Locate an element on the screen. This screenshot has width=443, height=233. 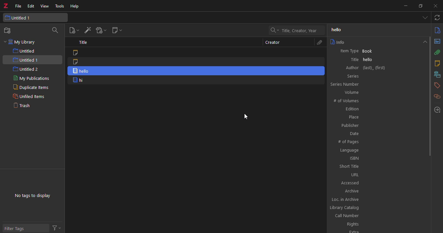
maximize is located at coordinates (420, 6).